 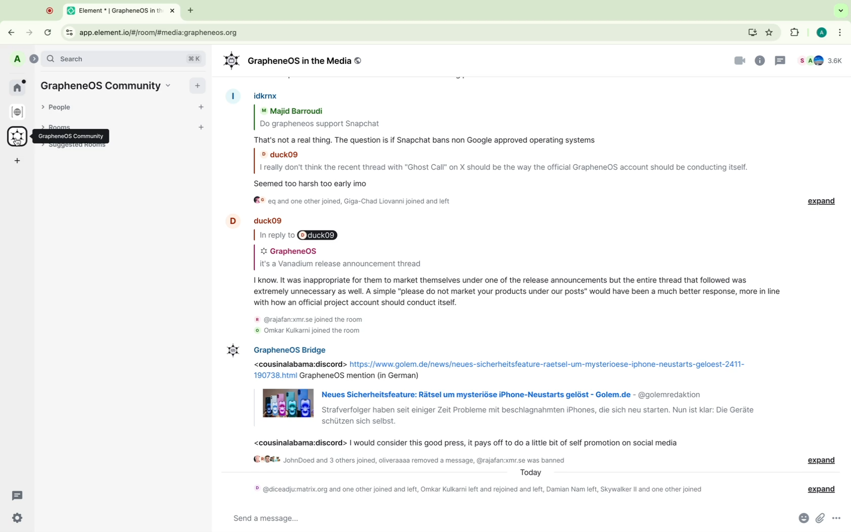 What do you see at coordinates (295, 61) in the screenshot?
I see `GrapheneOS in the media` at bounding box center [295, 61].